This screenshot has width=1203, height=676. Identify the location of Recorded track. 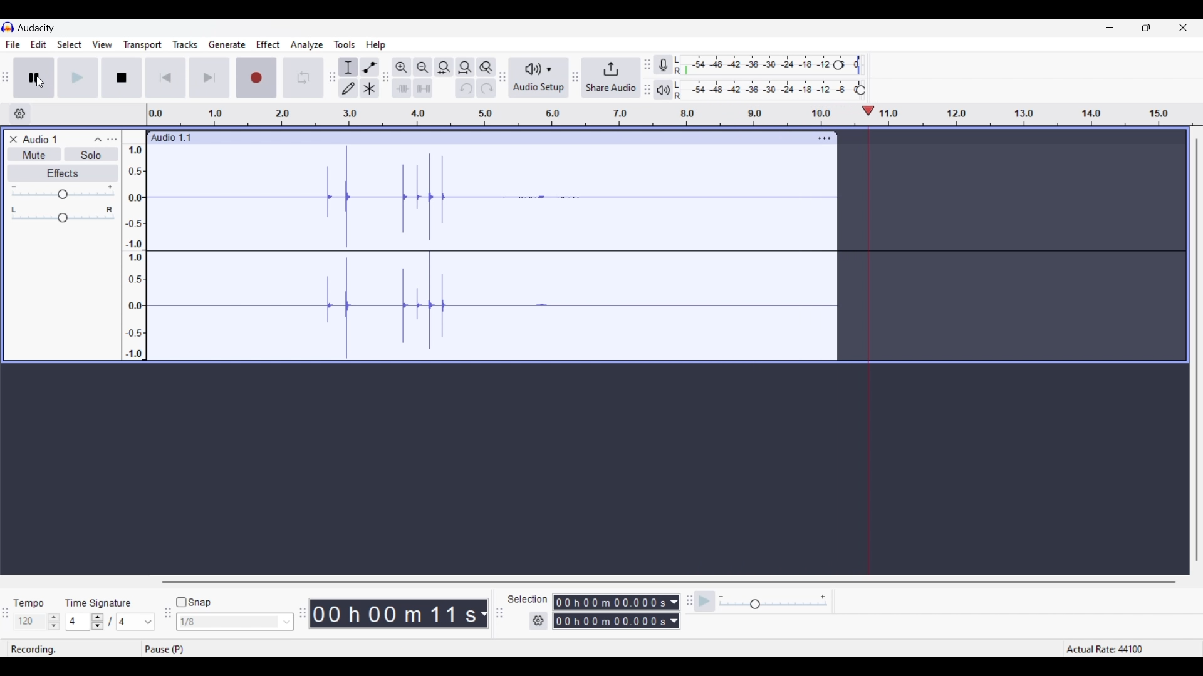
(491, 252).